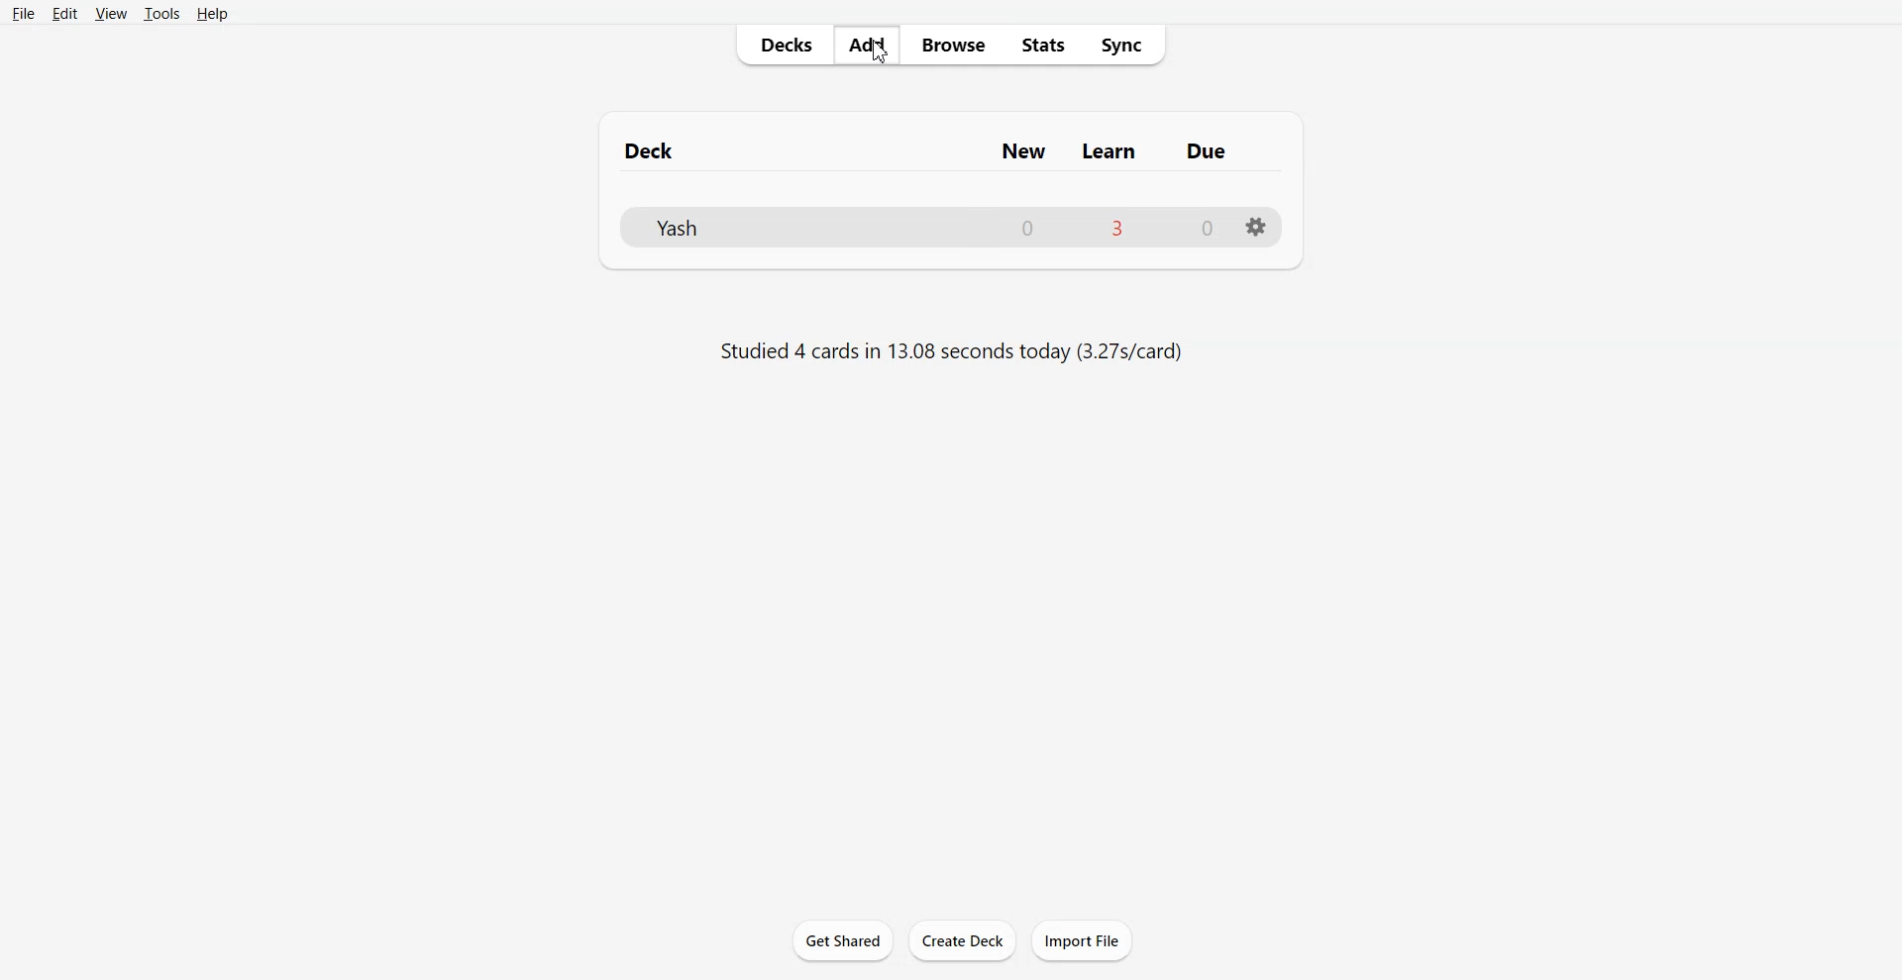 The height and width of the screenshot is (980, 1902). Describe the element at coordinates (945, 150) in the screenshot. I see `Text 1` at that location.